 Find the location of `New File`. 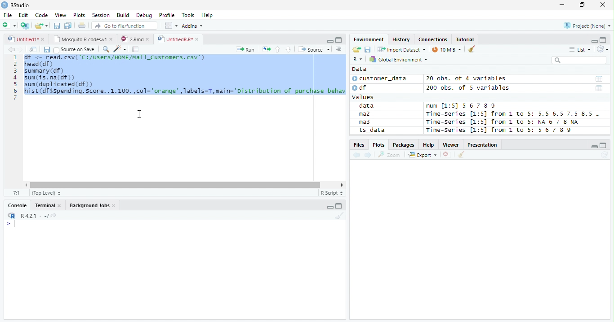

New File is located at coordinates (9, 25).